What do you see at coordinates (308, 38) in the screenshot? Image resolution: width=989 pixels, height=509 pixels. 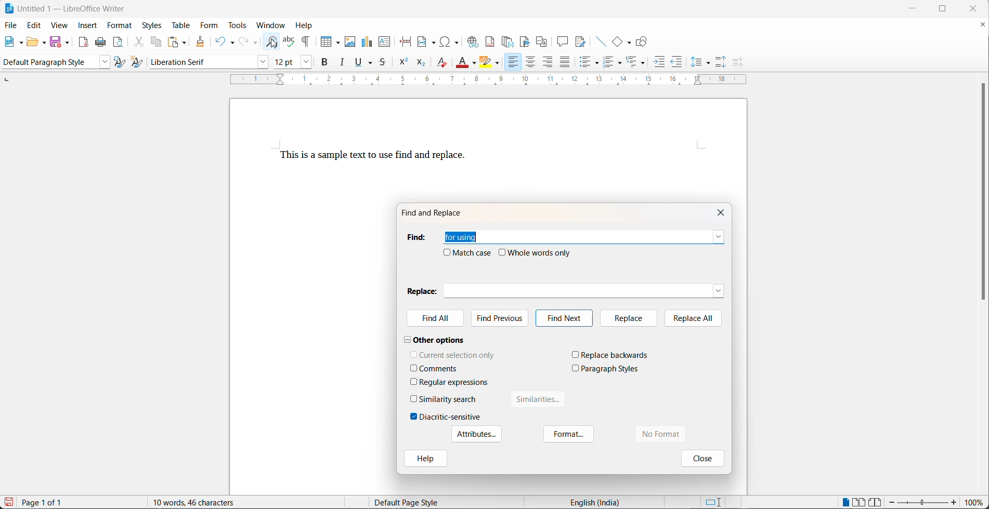 I see `toggle formatting marks` at bounding box center [308, 38].